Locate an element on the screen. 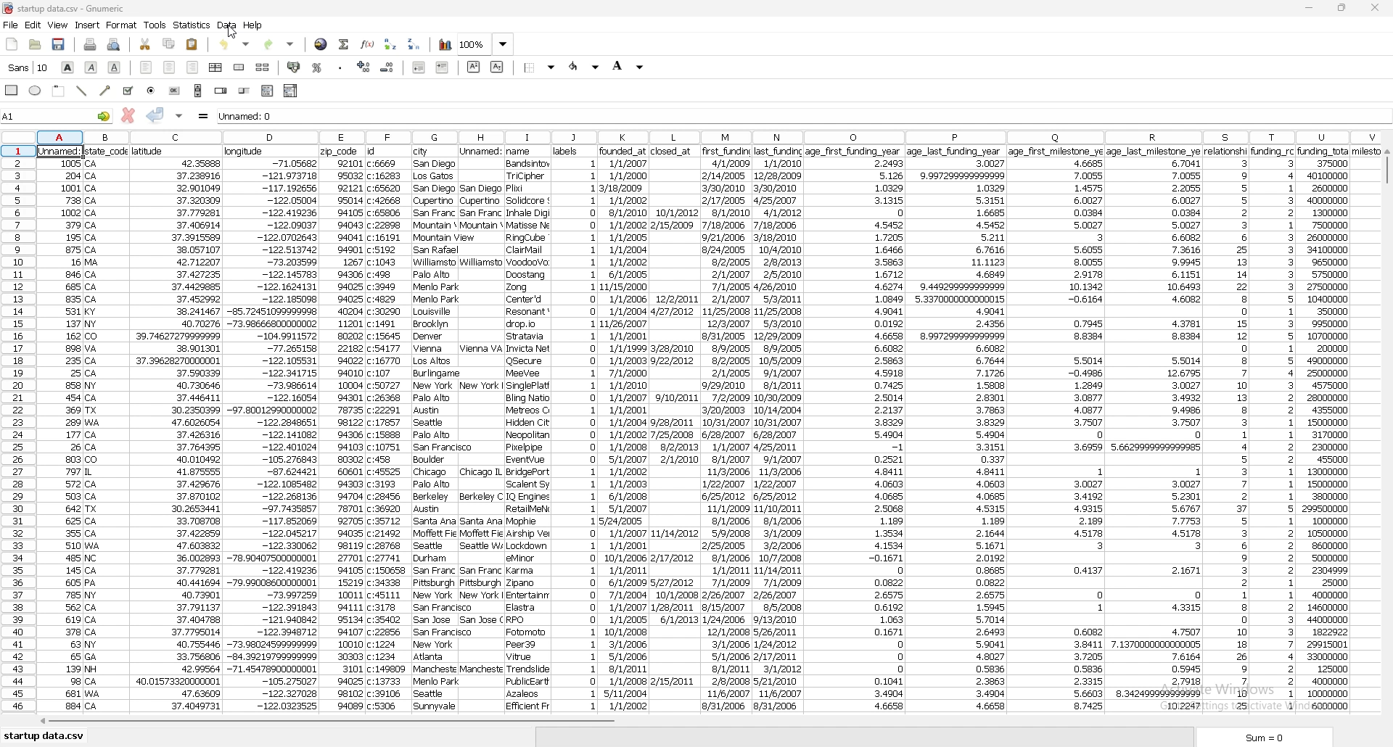 The image size is (1393, 747). open is located at coordinates (36, 45).